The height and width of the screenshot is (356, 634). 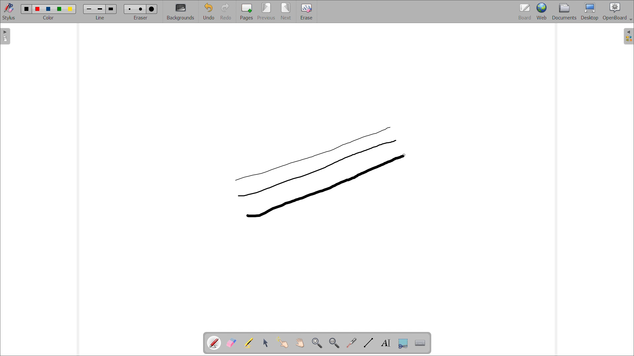 What do you see at coordinates (141, 18) in the screenshot?
I see `select eraser size` at bounding box center [141, 18].